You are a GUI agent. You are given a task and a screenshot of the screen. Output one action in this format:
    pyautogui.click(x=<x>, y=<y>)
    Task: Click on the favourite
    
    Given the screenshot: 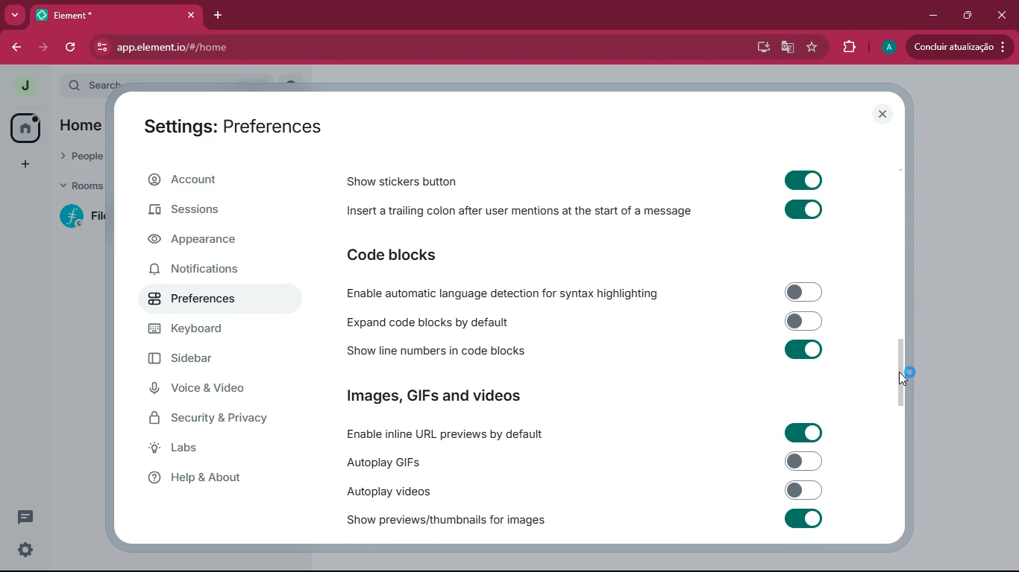 What is the action you would take?
    pyautogui.click(x=811, y=48)
    